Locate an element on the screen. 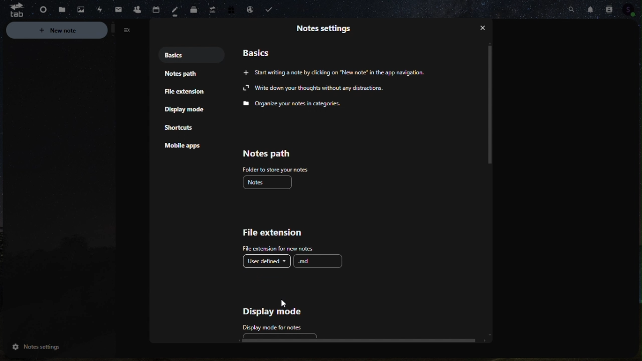 The image size is (642, 361). Notes path is located at coordinates (282, 159).